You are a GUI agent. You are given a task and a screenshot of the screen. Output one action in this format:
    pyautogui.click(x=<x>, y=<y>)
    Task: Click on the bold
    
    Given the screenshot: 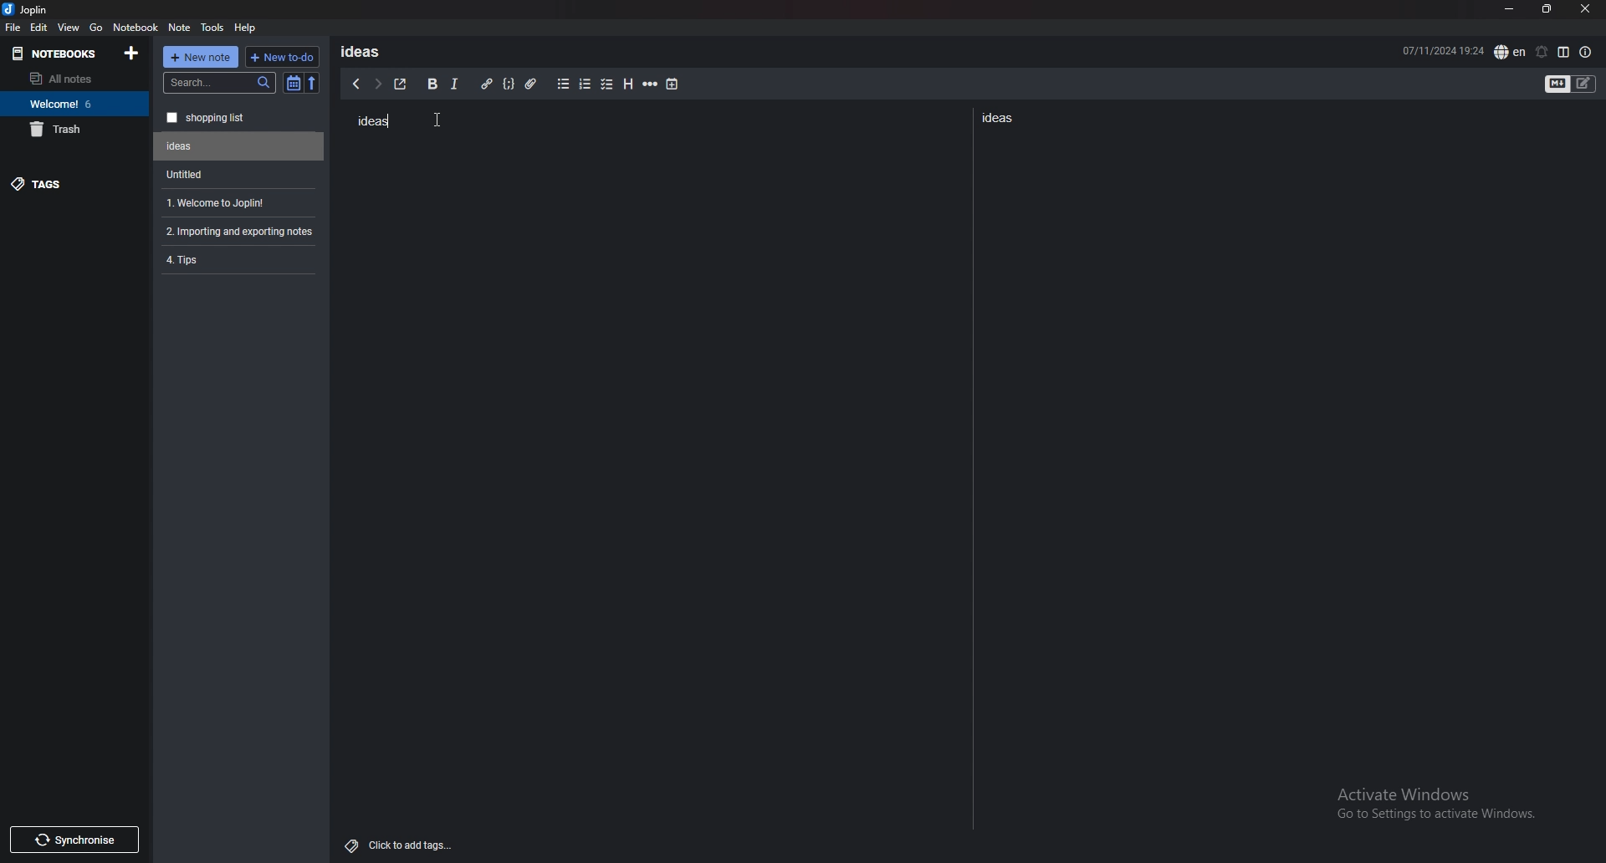 What is the action you would take?
    pyautogui.click(x=431, y=84)
    